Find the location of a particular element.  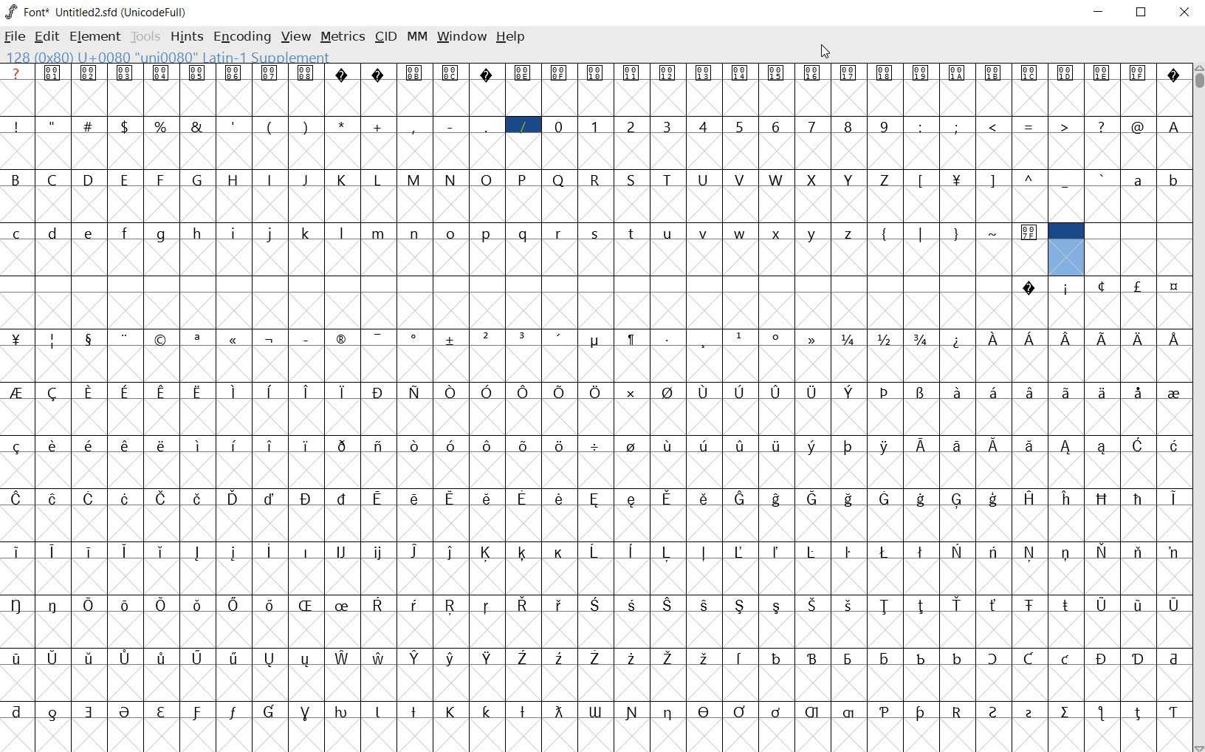

Symbol is located at coordinates (382, 604).